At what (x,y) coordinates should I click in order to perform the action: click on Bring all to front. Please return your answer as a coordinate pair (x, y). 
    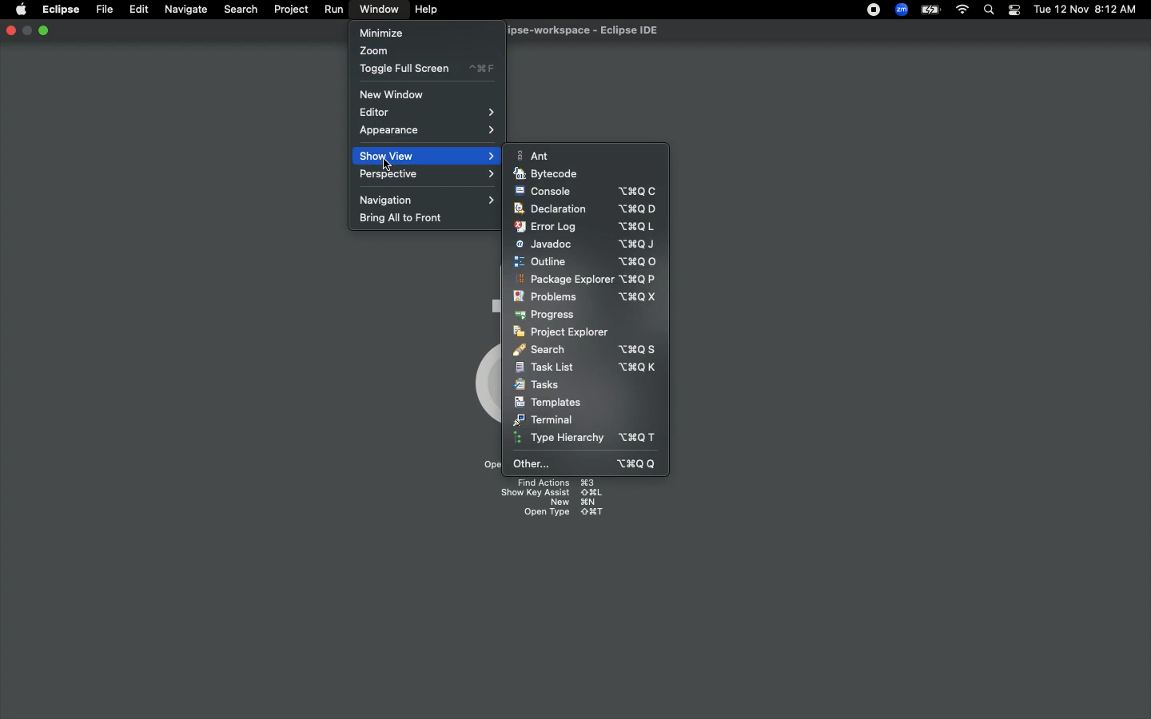
    Looking at the image, I should click on (405, 220).